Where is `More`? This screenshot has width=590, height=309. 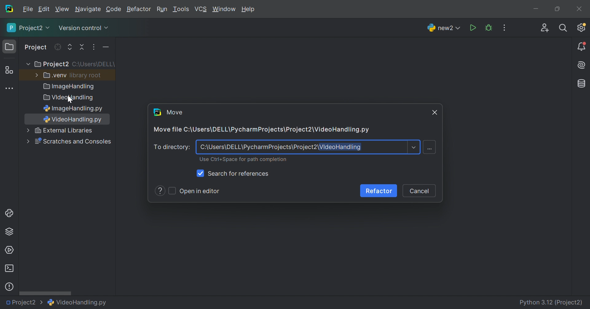 More is located at coordinates (35, 74).